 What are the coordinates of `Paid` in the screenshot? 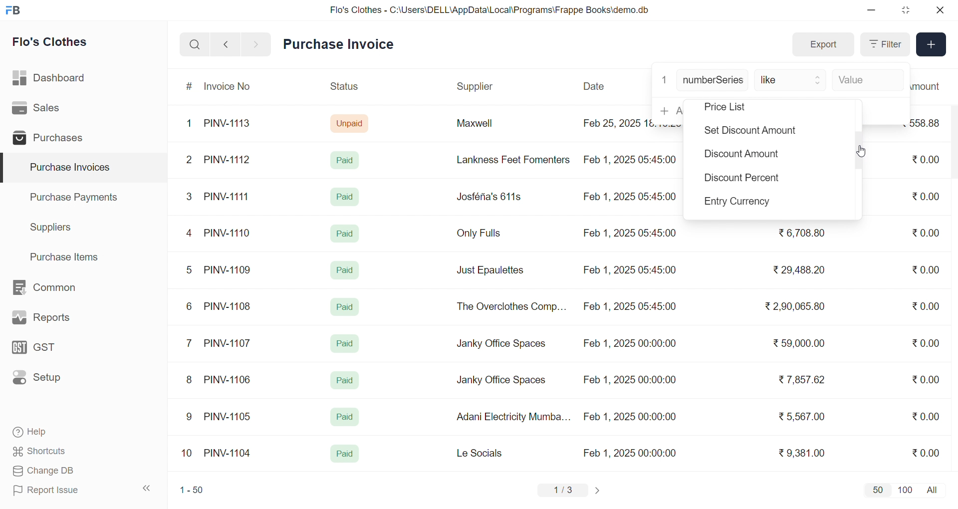 It's located at (345, 197).